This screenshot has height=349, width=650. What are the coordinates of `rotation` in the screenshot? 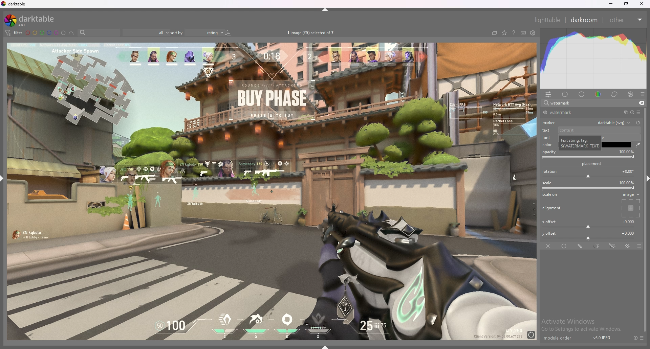 It's located at (590, 173).